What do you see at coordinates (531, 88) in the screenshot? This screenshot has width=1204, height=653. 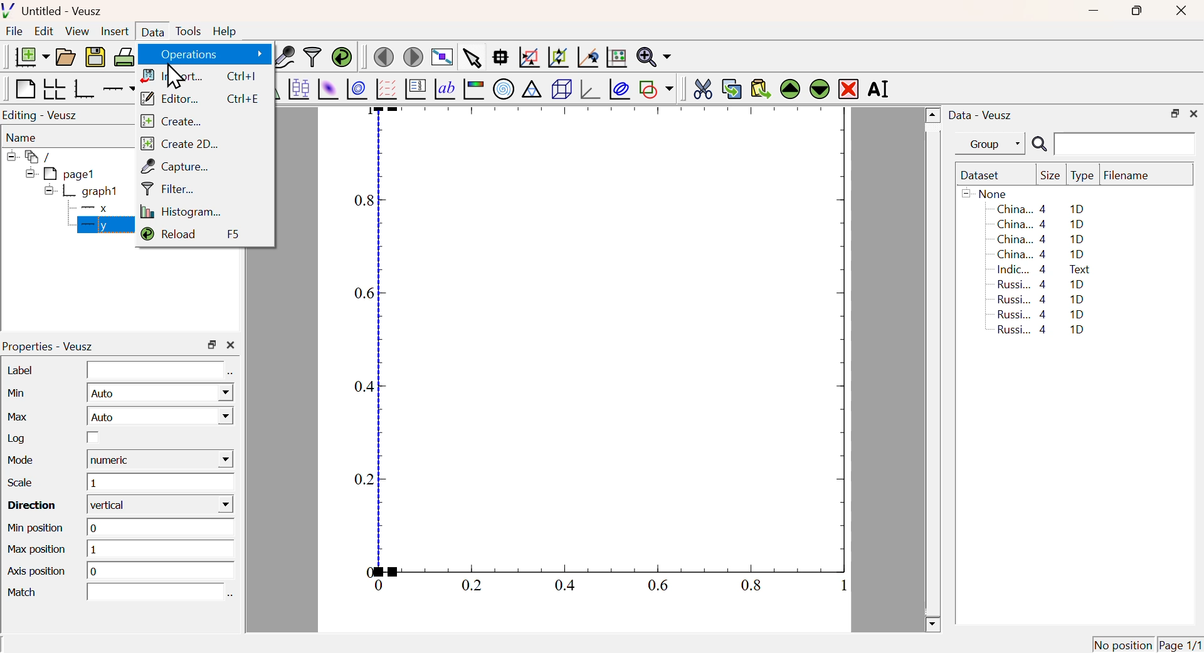 I see `Ternary Graph` at bounding box center [531, 88].